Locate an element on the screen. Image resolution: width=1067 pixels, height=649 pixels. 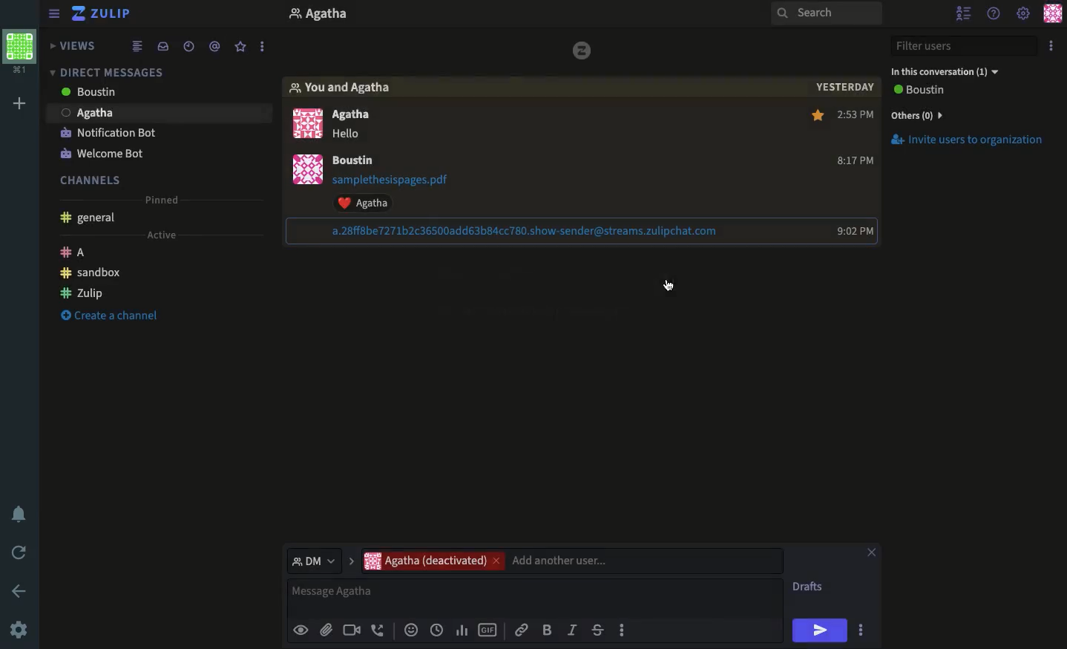
Message is located at coordinates (537, 598).